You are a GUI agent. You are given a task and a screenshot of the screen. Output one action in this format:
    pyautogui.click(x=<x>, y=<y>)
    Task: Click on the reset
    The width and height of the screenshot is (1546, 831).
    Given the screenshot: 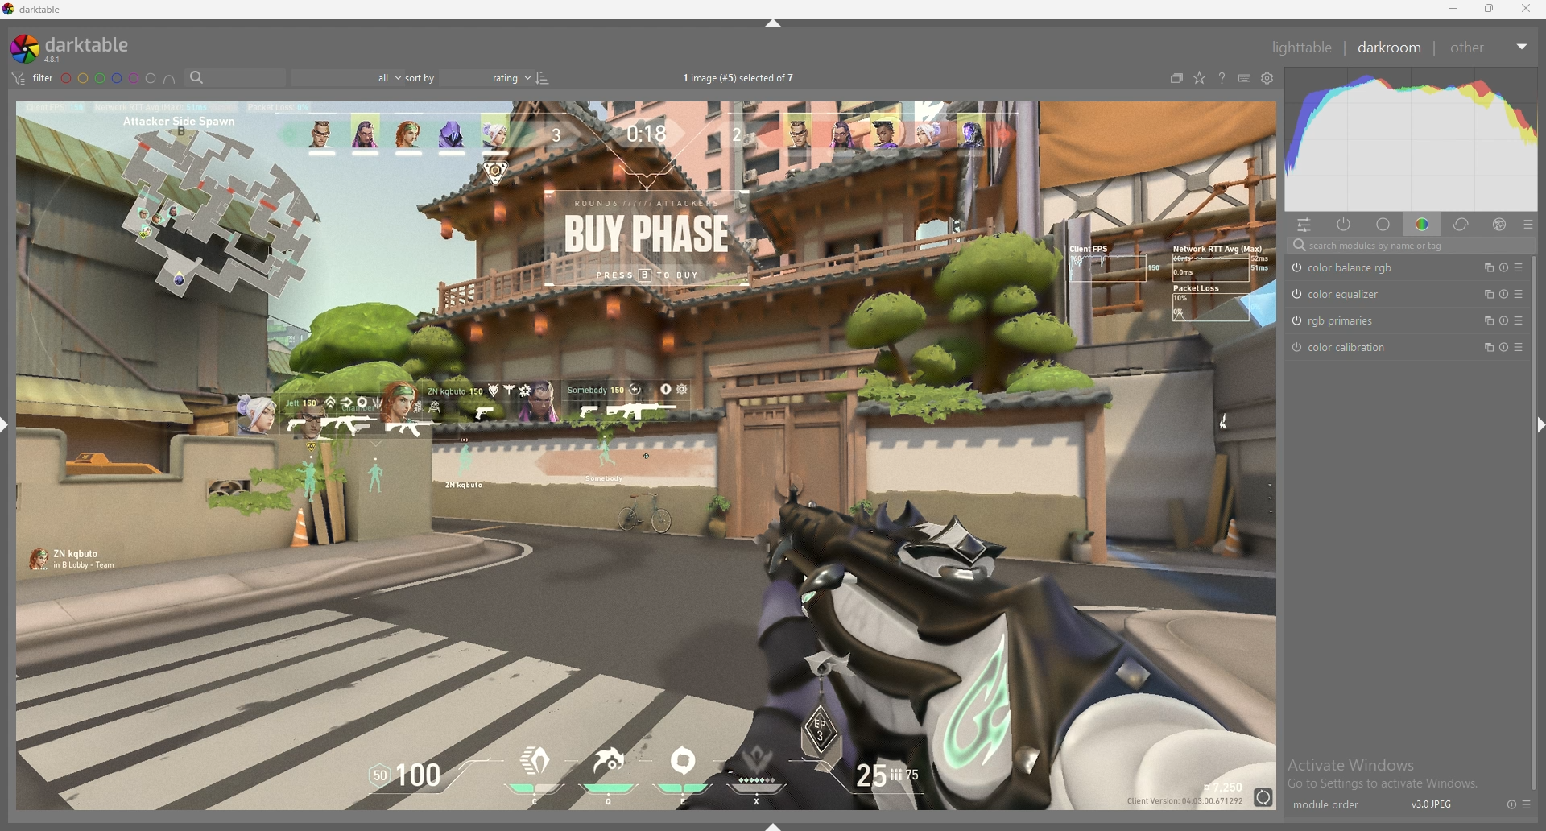 What is the action you would take?
    pyautogui.click(x=1503, y=294)
    